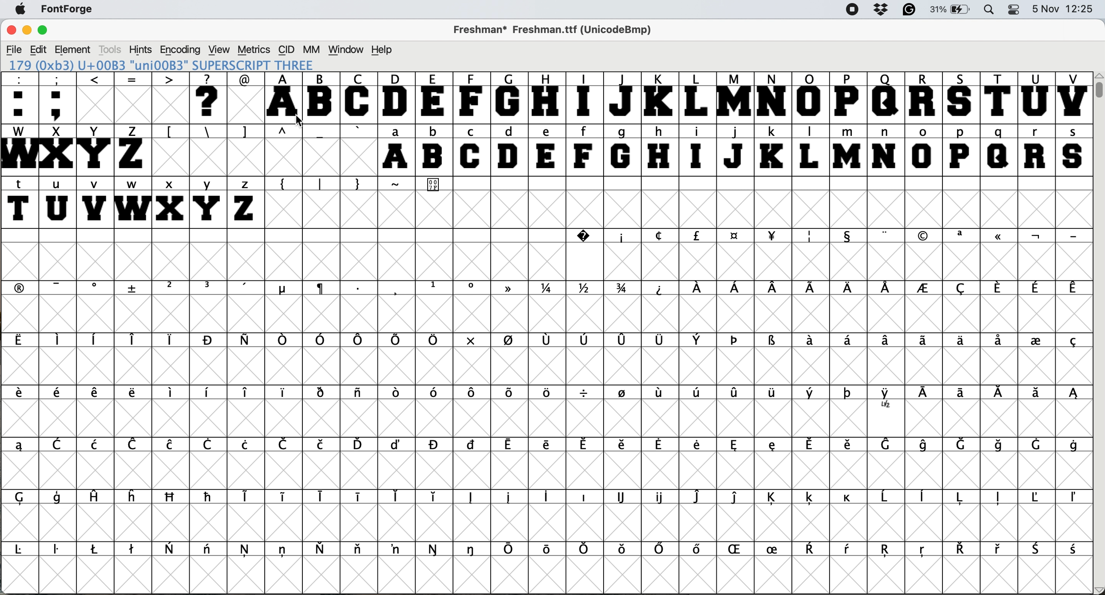 This screenshot has width=1105, height=595. Describe the element at coordinates (811, 498) in the screenshot. I see `symbol` at that location.